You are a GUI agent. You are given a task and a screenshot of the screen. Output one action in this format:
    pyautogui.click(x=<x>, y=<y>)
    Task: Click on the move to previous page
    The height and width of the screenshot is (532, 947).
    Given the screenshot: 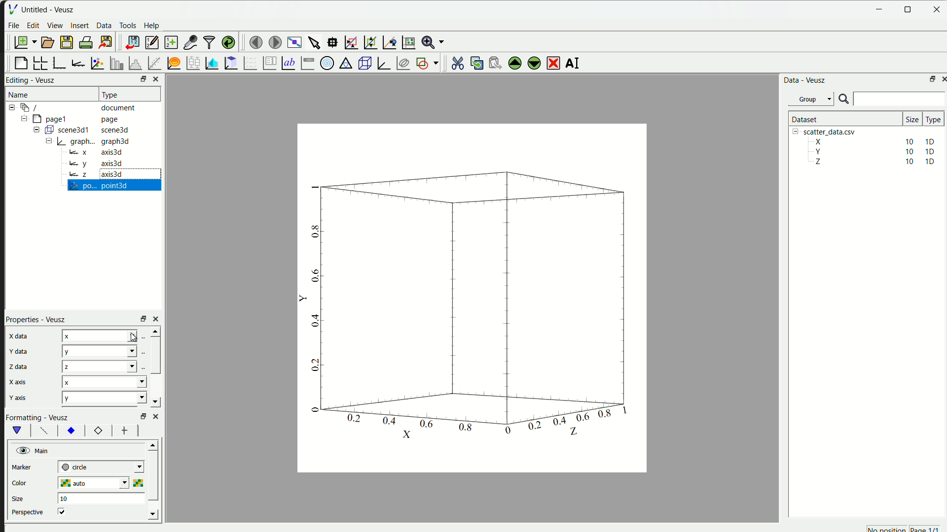 What is the action you would take?
    pyautogui.click(x=255, y=41)
    